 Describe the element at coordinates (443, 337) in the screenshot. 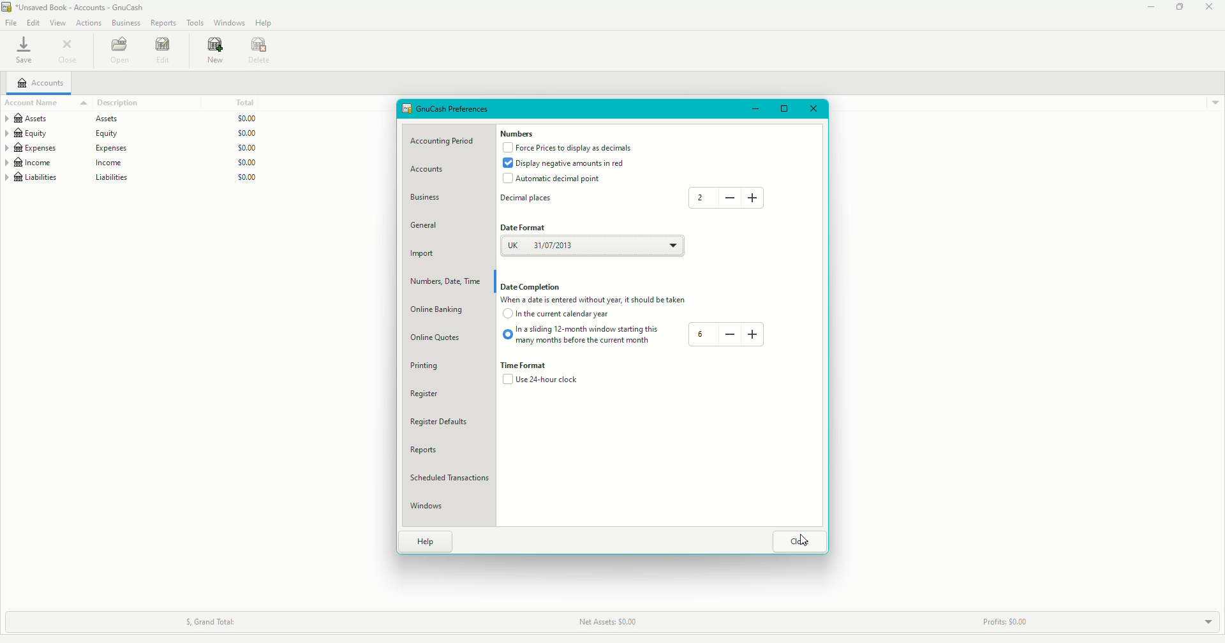

I see `Online Quotes` at that location.